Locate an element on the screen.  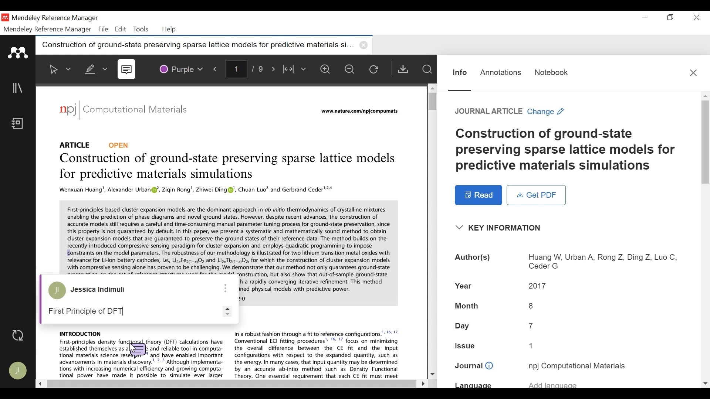
Mendeley Desktop Icon is located at coordinates (5, 18).